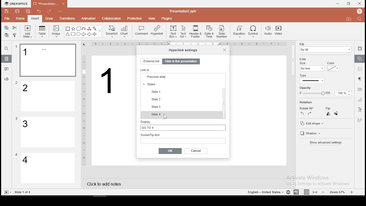  What do you see at coordinates (333, 68) in the screenshot?
I see `line color` at bounding box center [333, 68].